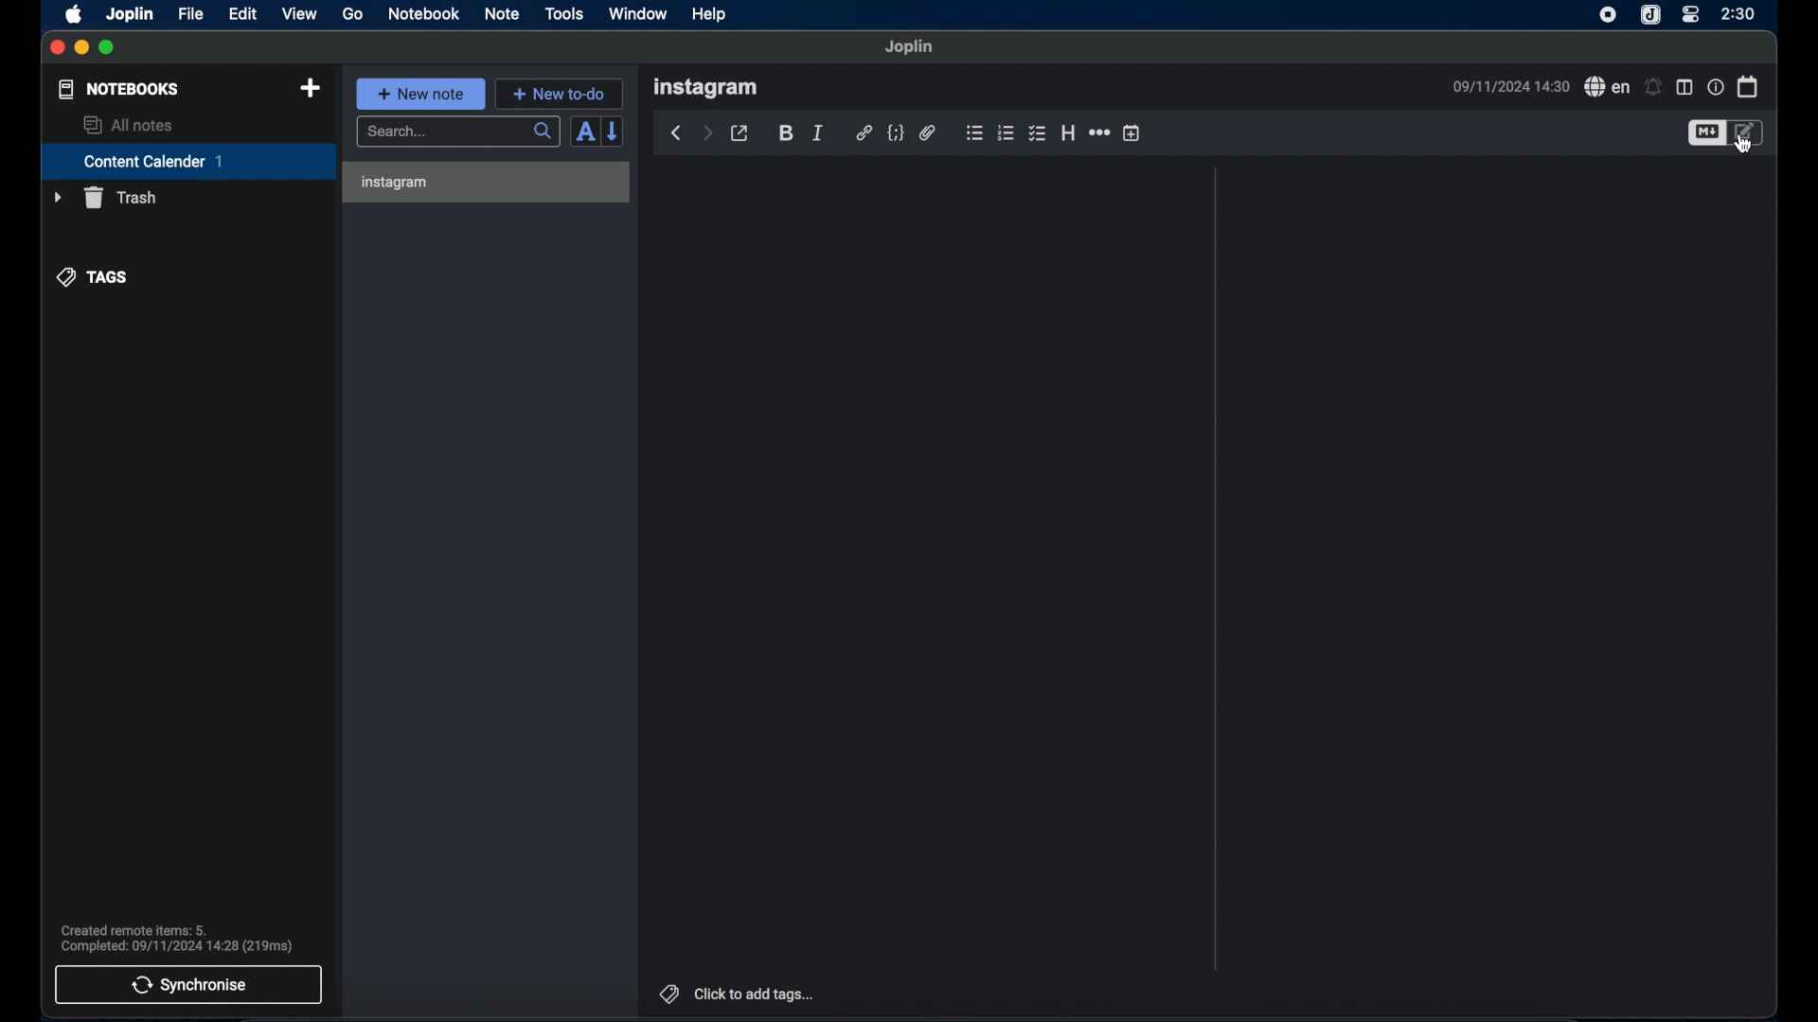 The image size is (1818, 1022). I want to click on 2:30(time), so click(1738, 13).